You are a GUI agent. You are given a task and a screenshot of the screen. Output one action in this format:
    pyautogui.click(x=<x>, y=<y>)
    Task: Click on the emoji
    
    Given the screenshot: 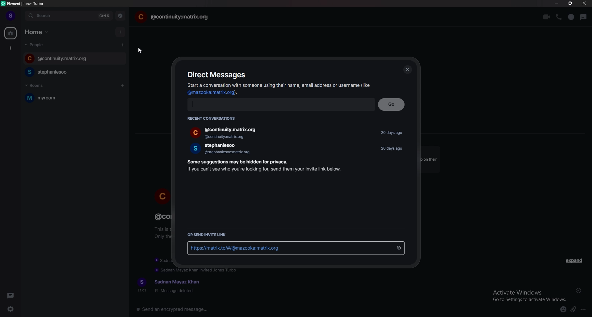 What is the action you would take?
    pyautogui.click(x=563, y=310)
    